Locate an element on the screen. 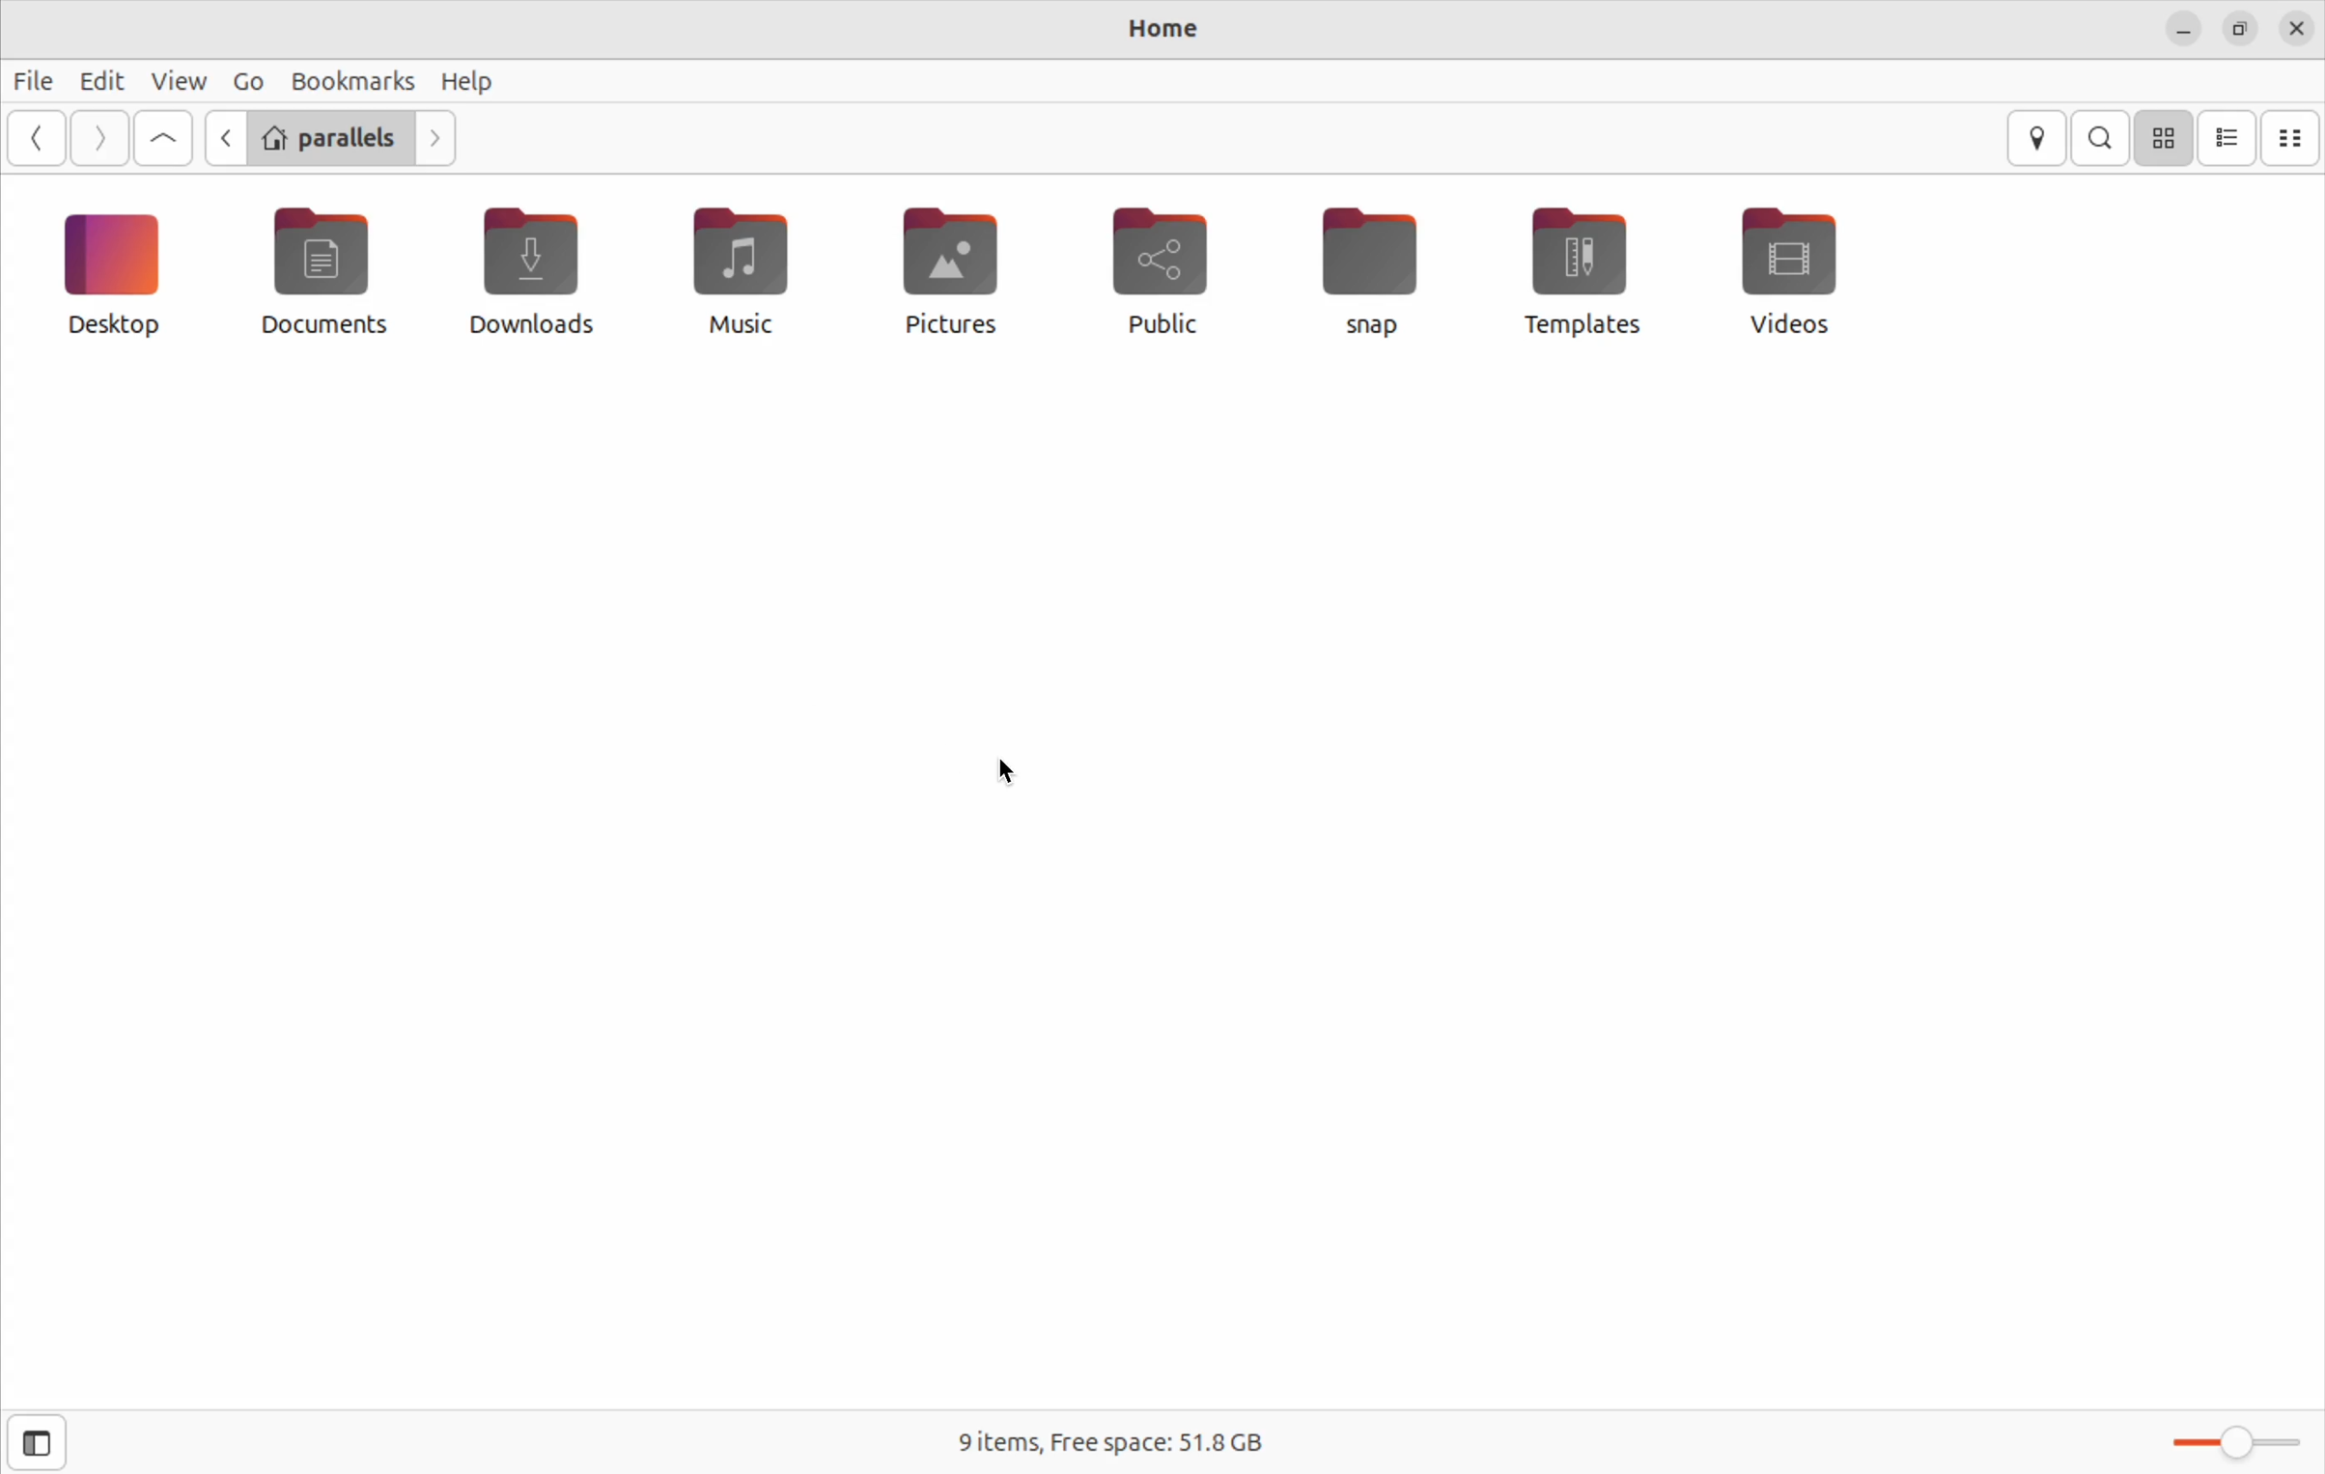 Image resolution: width=2325 pixels, height=1474 pixels. next  is located at coordinates (439, 138).